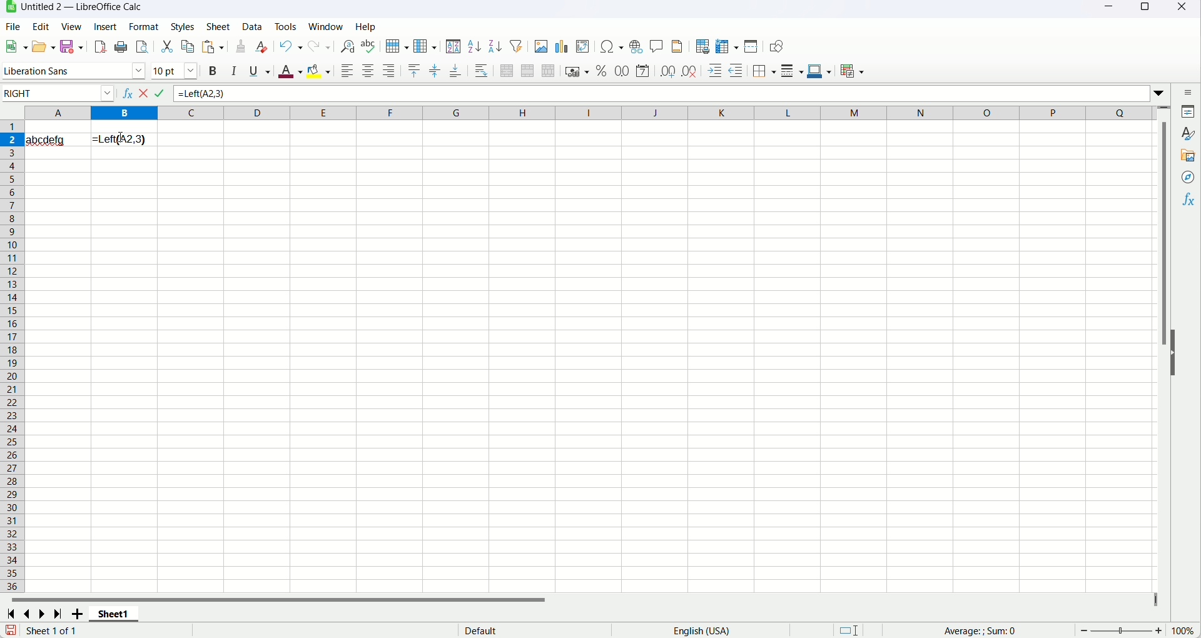  Describe the element at coordinates (144, 93) in the screenshot. I see `cancel` at that location.